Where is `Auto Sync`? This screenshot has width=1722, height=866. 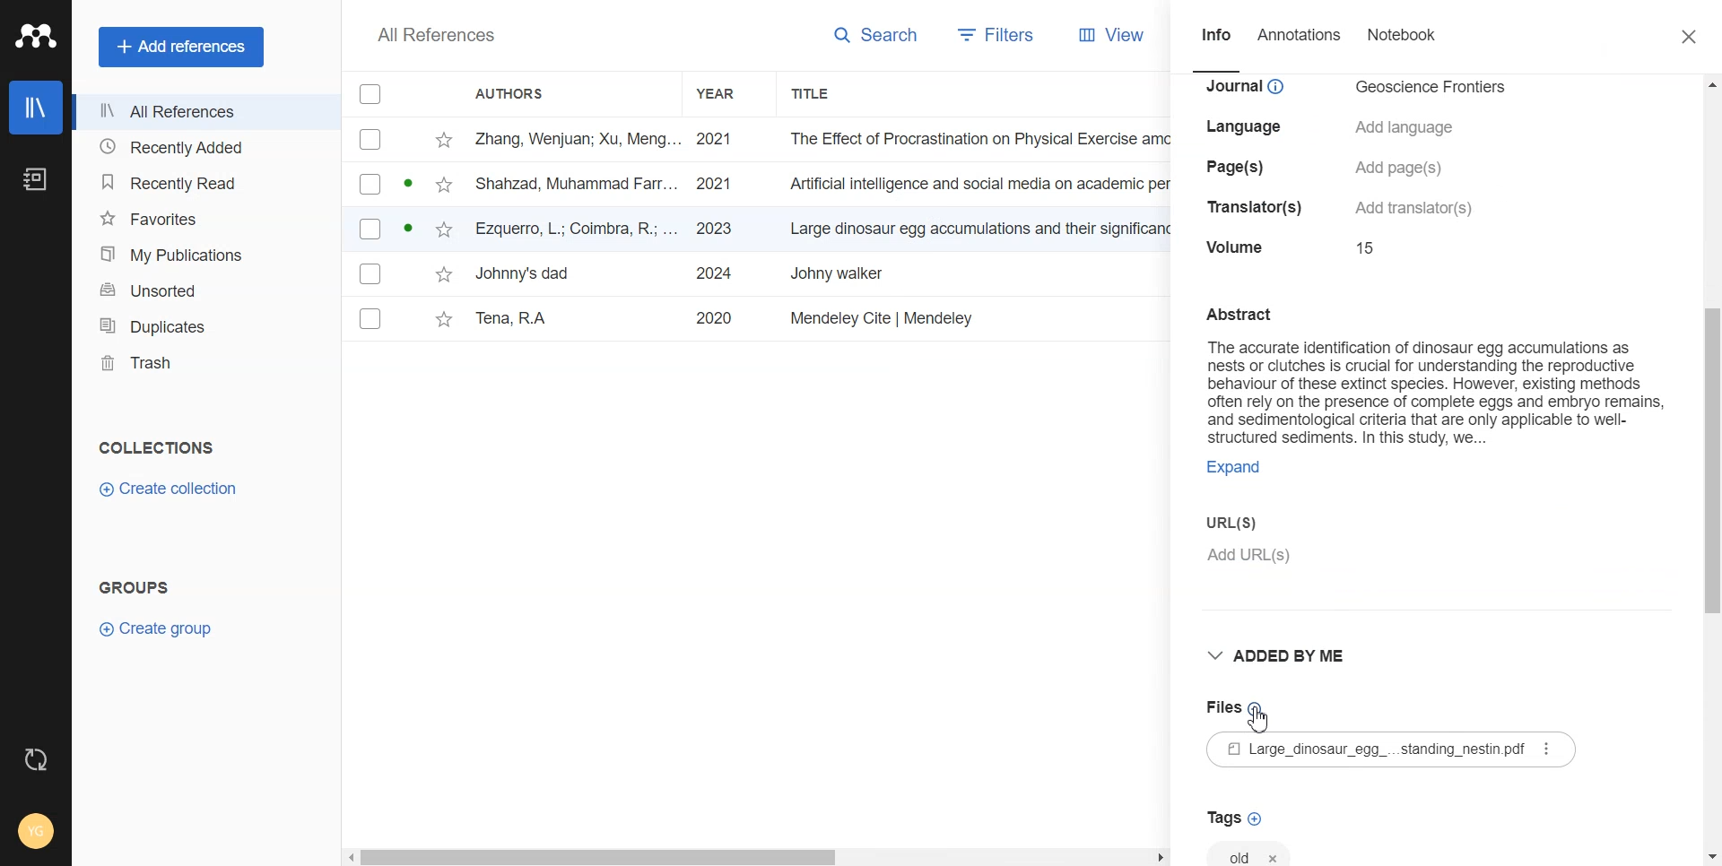 Auto Sync is located at coordinates (36, 759).